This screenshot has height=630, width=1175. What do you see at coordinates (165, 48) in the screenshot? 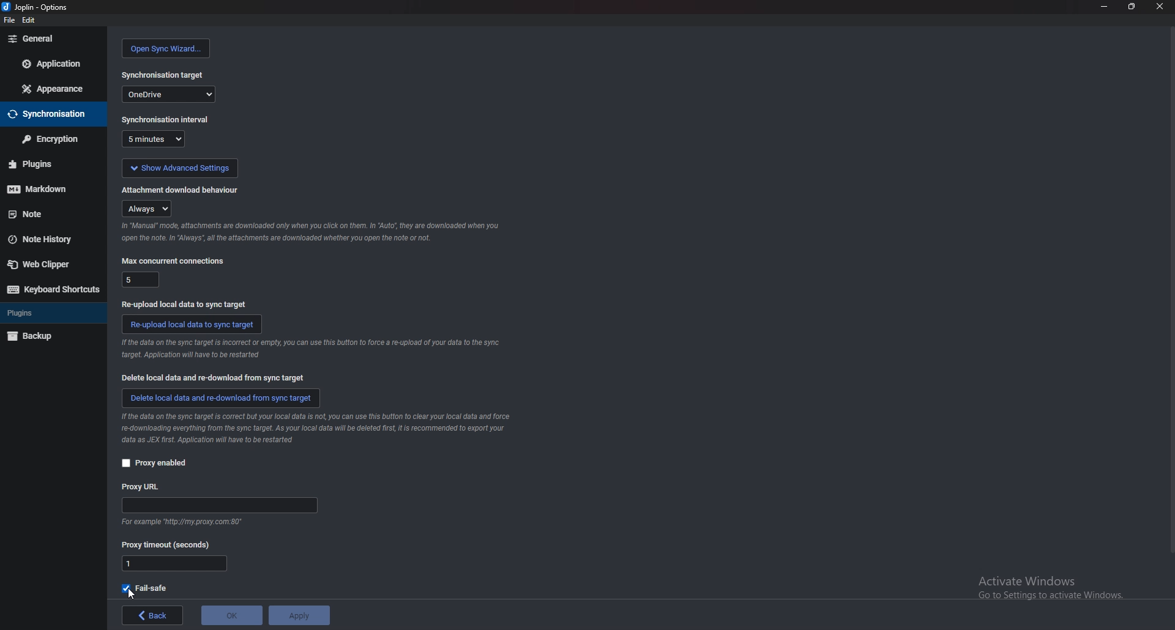
I see `open sync wizard` at bounding box center [165, 48].